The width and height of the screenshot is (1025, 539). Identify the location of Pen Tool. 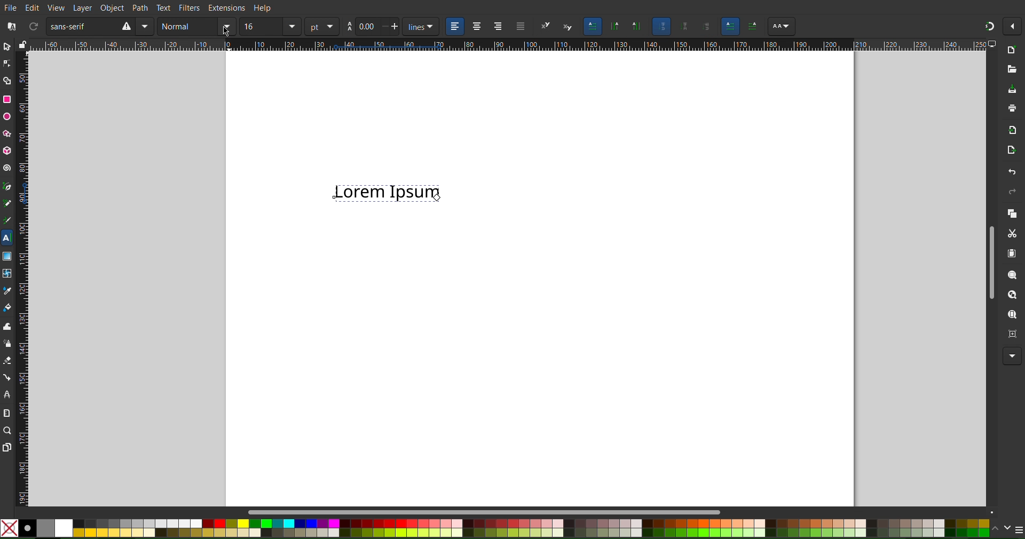
(7, 187).